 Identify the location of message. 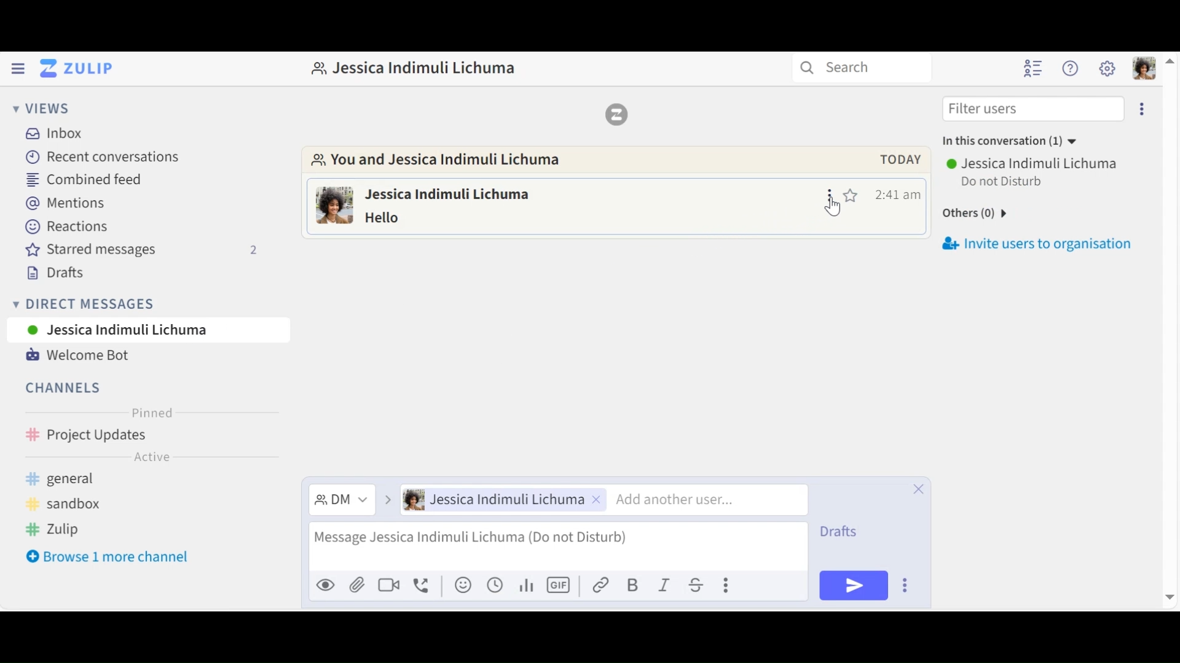
(401, 217).